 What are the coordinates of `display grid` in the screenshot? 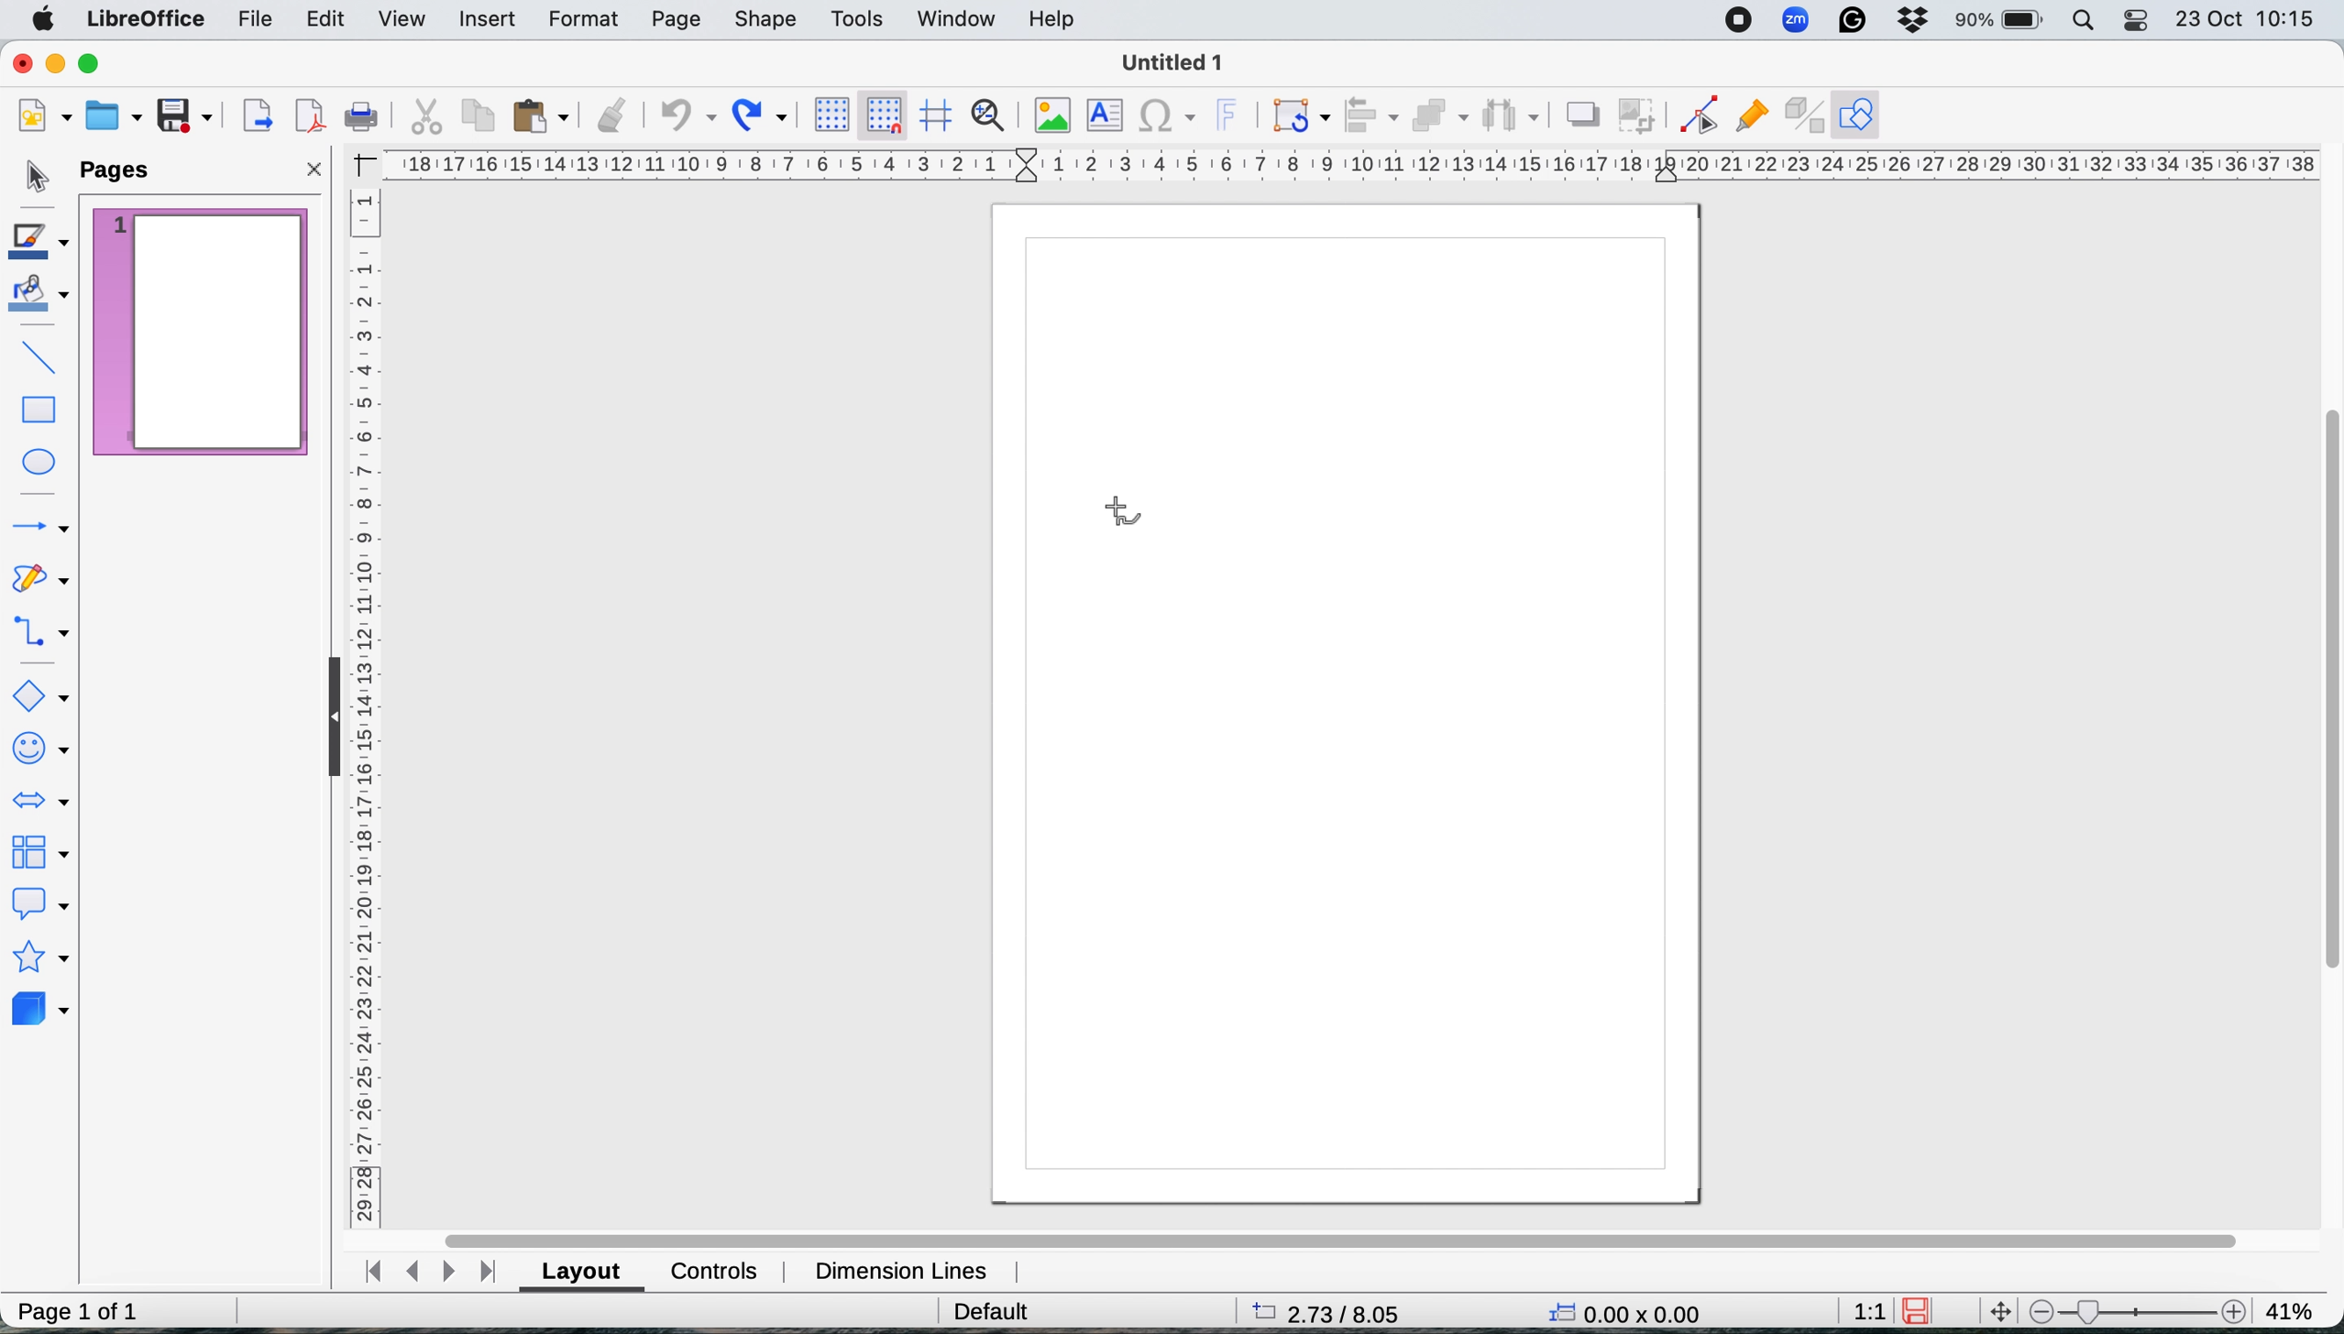 It's located at (837, 114).